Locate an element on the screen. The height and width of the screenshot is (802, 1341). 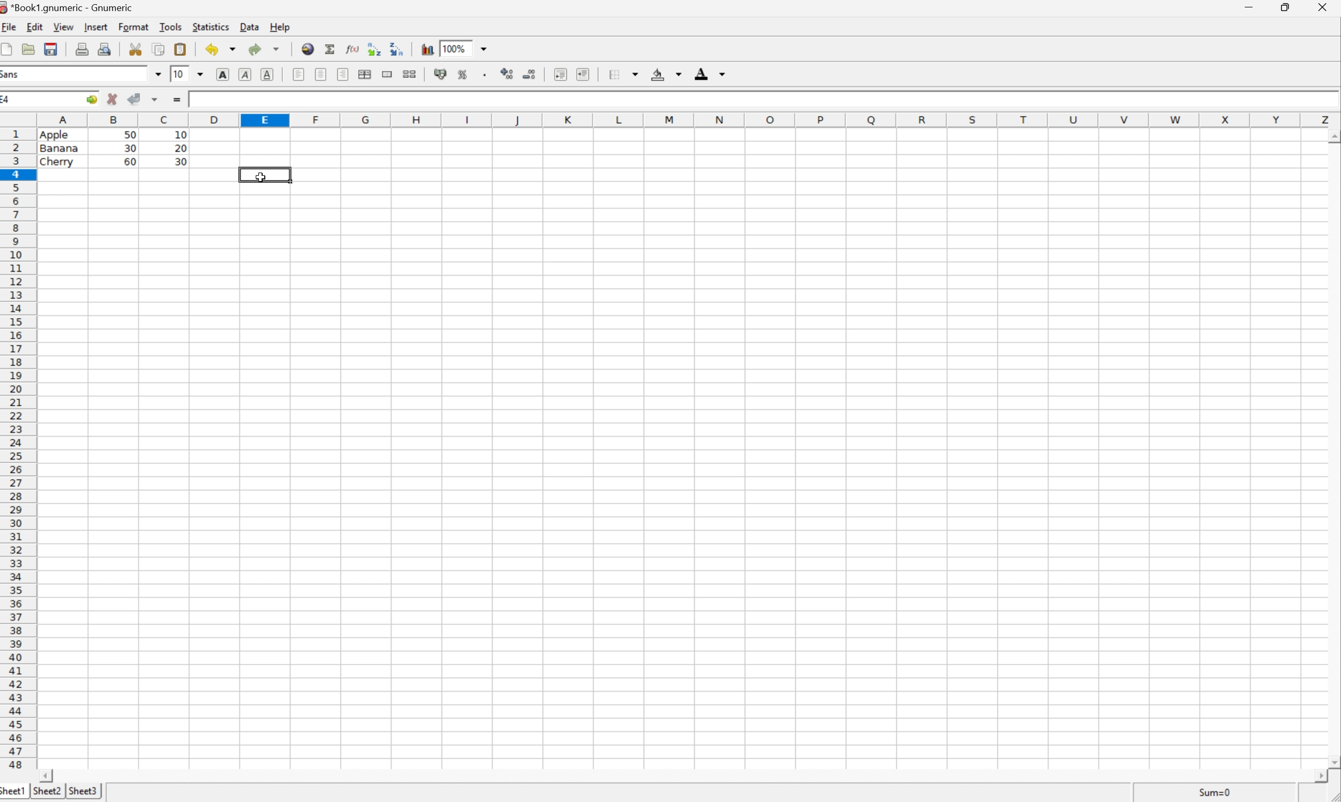
borders is located at coordinates (624, 75).